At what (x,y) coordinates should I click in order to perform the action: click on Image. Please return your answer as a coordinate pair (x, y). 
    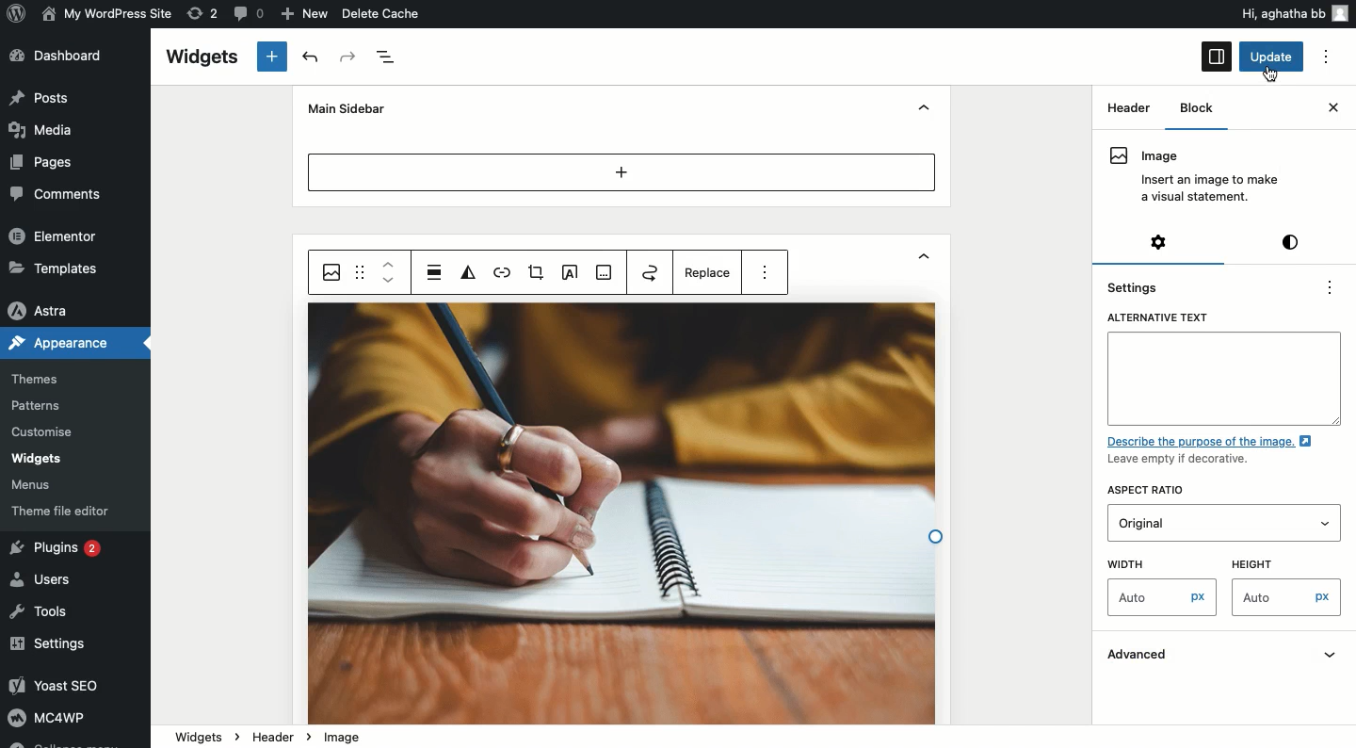
    Looking at the image, I should click on (332, 272).